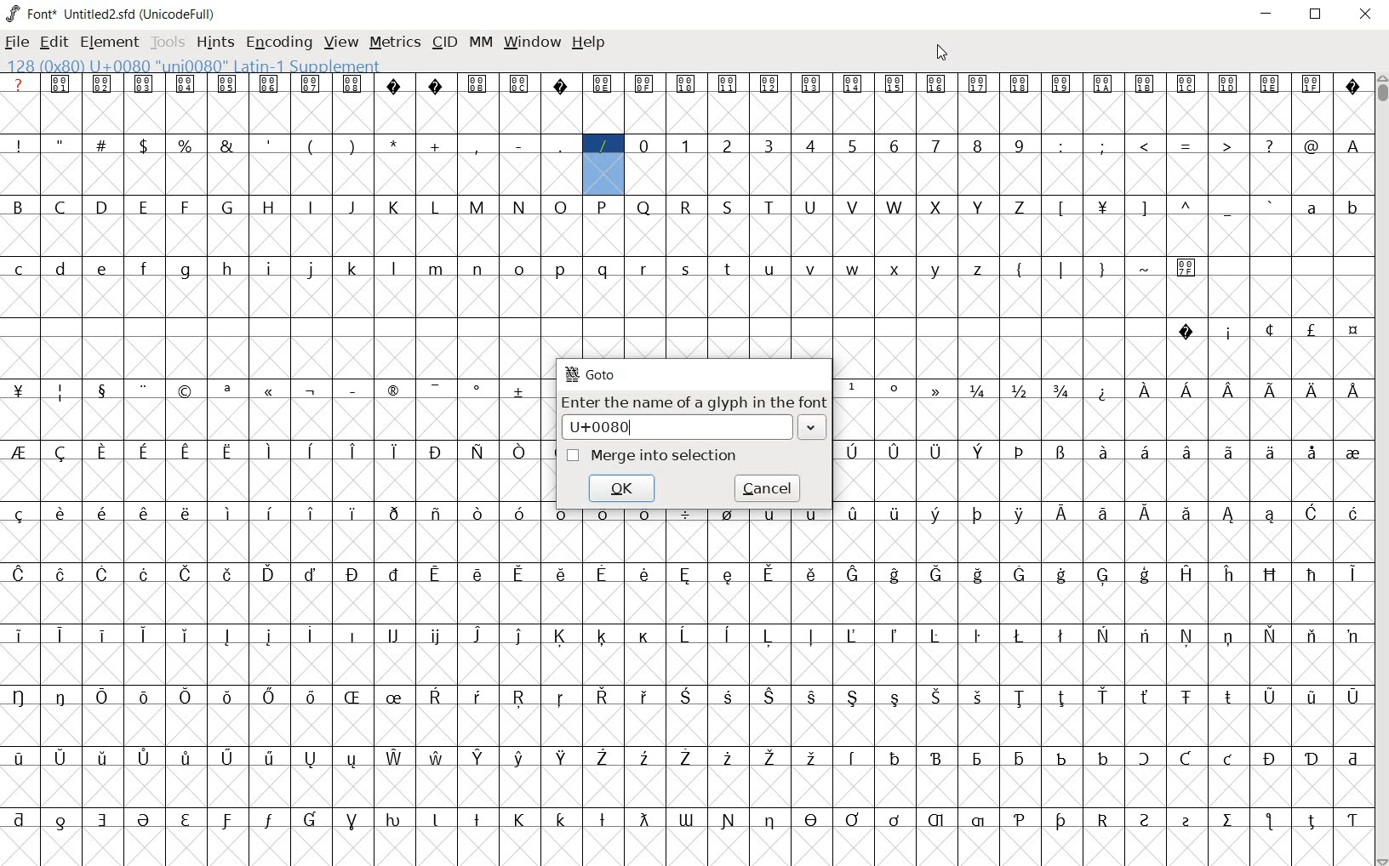  What do you see at coordinates (979, 208) in the screenshot?
I see `glyph` at bounding box center [979, 208].